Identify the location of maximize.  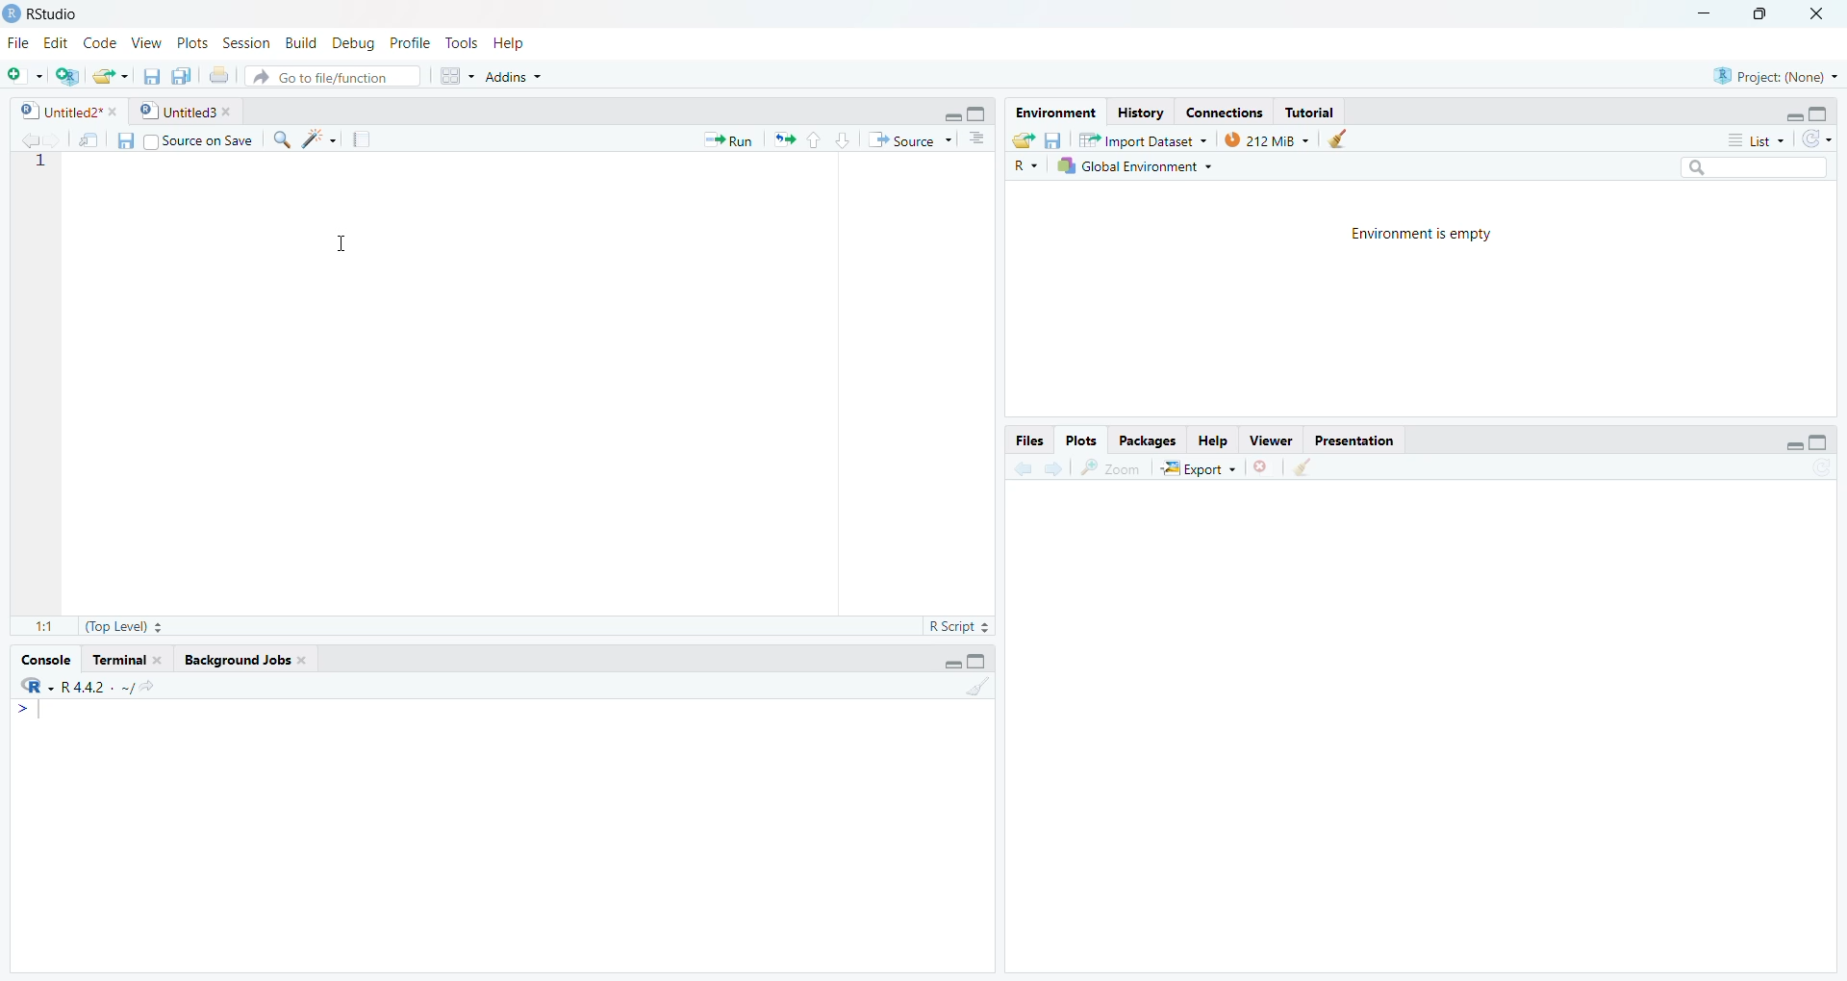
(984, 662).